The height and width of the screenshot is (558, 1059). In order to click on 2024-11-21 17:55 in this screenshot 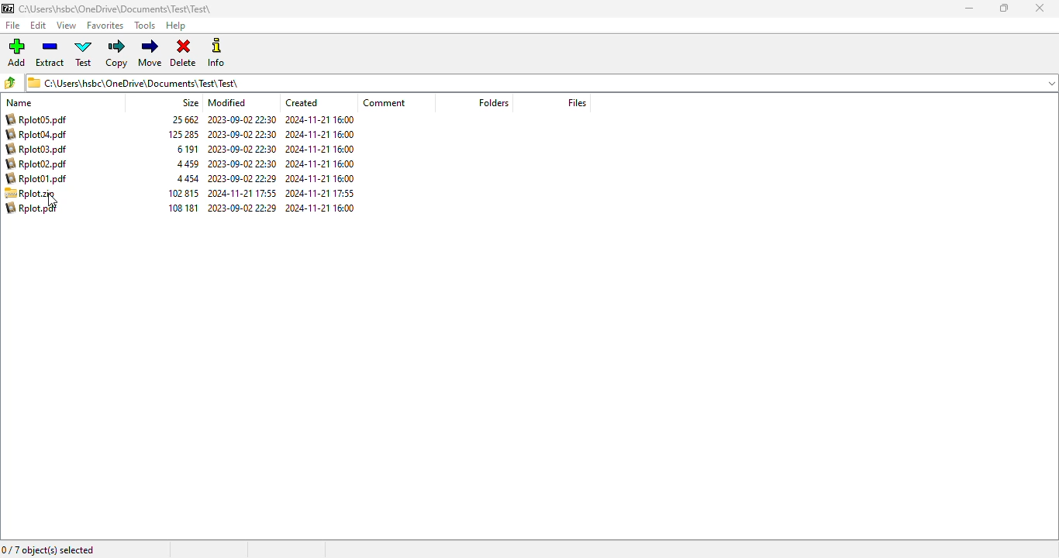, I will do `click(321, 192)`.